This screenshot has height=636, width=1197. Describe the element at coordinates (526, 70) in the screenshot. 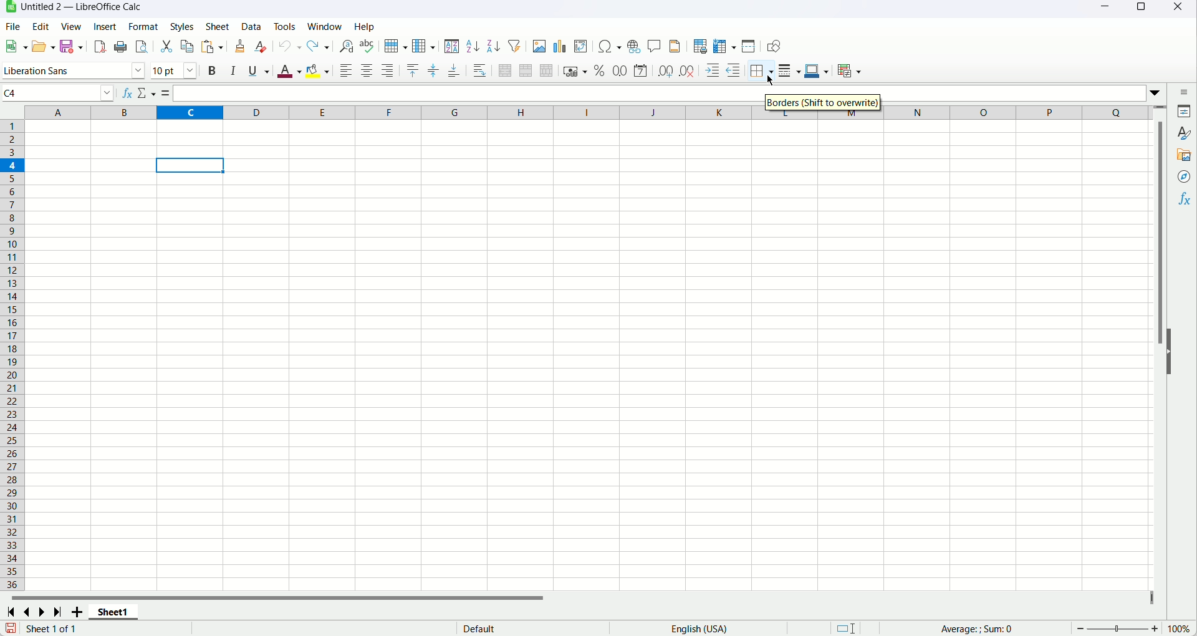

I see `Merge cells` at that location.